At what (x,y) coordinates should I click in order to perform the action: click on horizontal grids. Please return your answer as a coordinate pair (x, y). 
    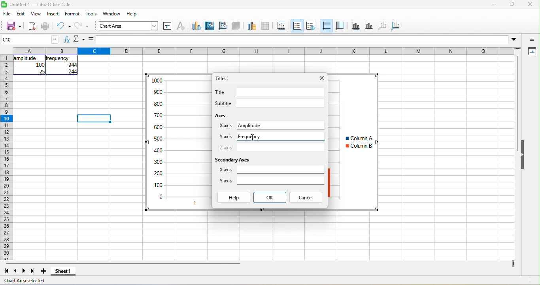
    Looking at the image, I should click on (326, 26).